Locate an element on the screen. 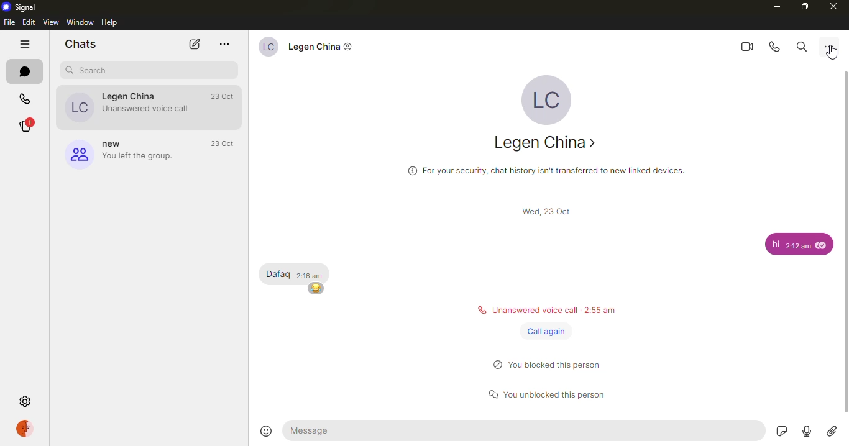  status message is located at coordinates (545, 310).